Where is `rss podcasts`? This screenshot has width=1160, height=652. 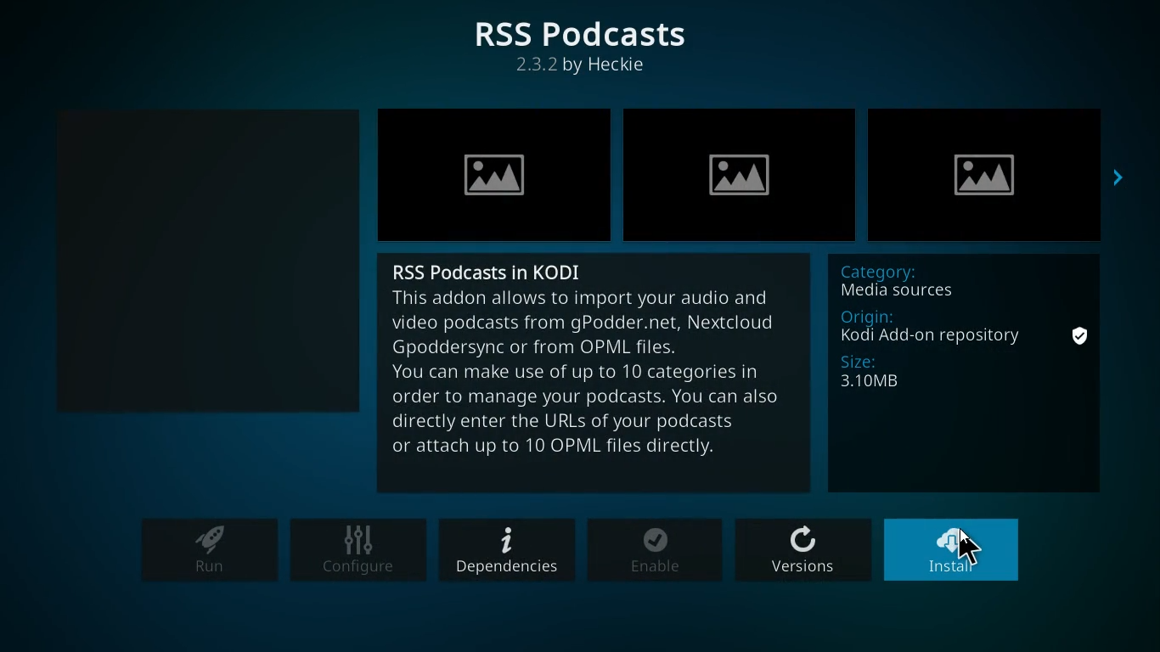 rss podcasts is located at coordinates (585, 33).